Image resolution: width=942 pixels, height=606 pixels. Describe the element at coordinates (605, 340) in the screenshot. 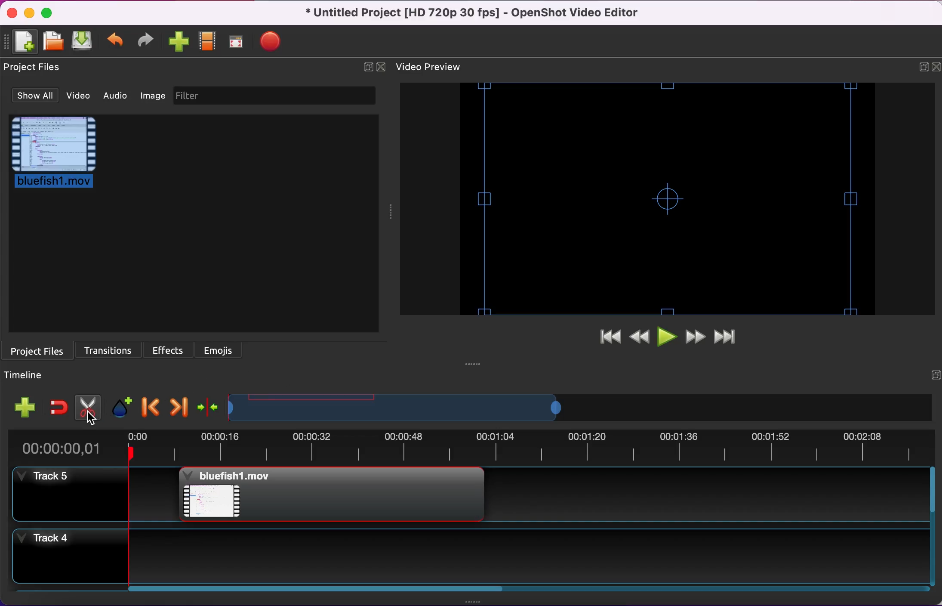

I see `jump to start` at that location.